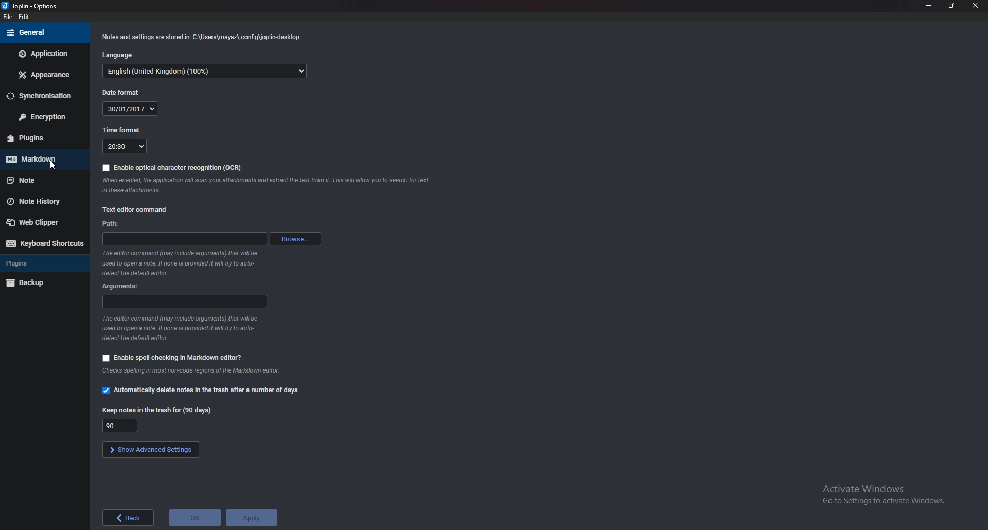 The height and width of the screenshot is (530, 988). Describe the element at coordinates (42, 95) in the screenshot. I see `Synchronization` at that location.